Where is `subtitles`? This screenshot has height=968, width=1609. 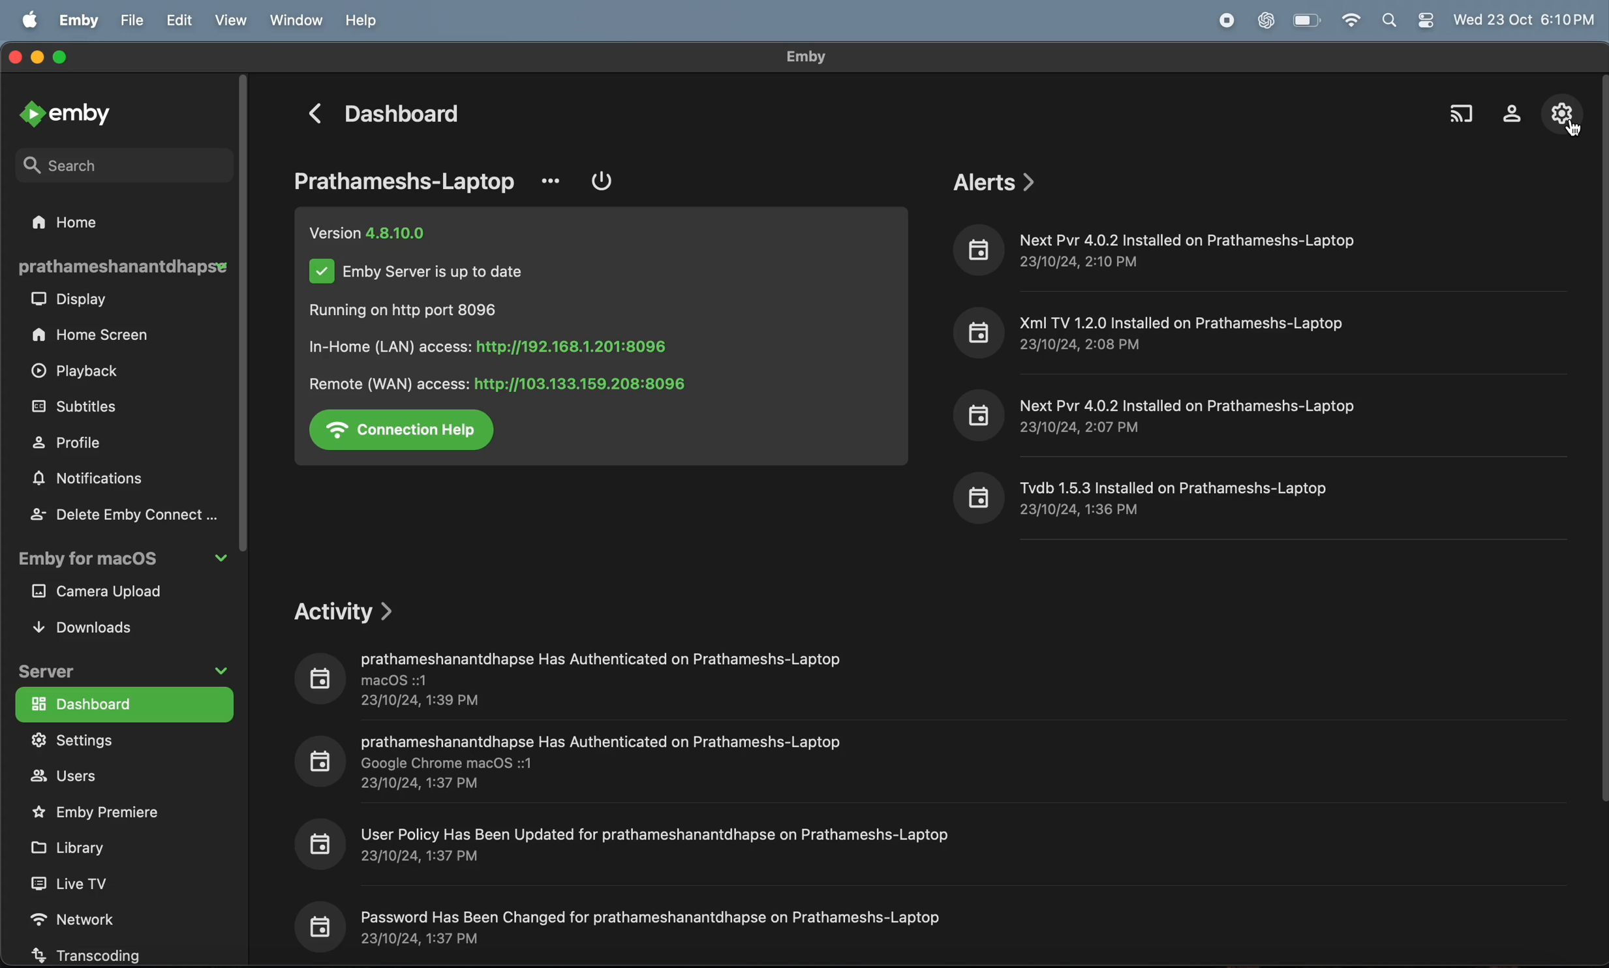
subtitles is located at coordinates (94, 408).